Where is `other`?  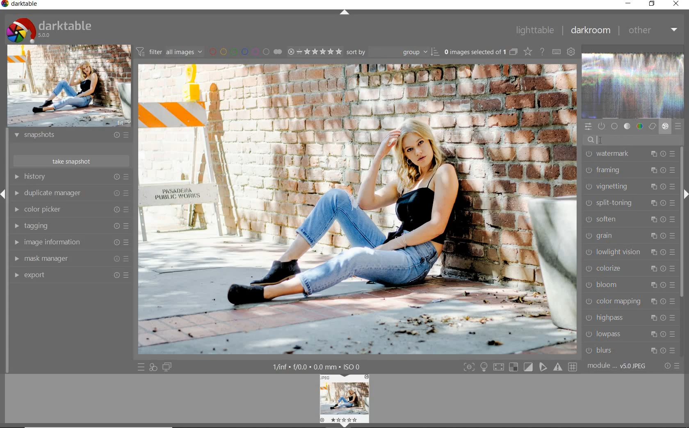
other is located at coordinates (652, 31).